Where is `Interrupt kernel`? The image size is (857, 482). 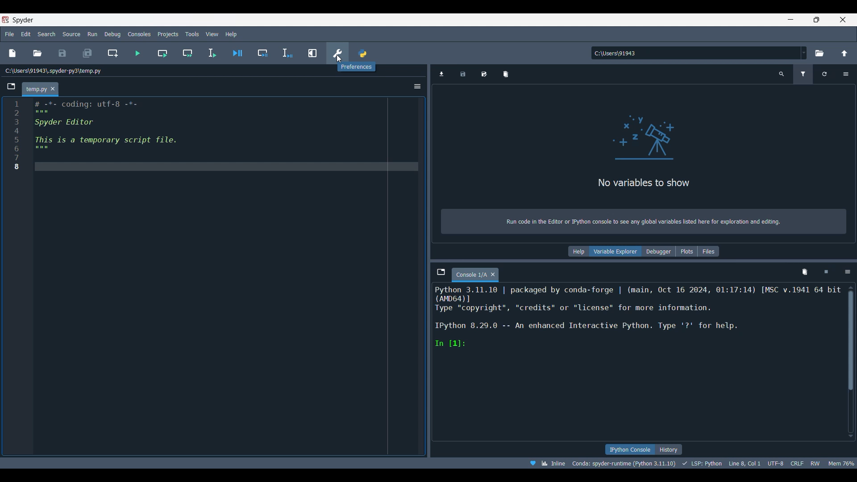
Interrupt kernel is located at coordinates (826, 272).